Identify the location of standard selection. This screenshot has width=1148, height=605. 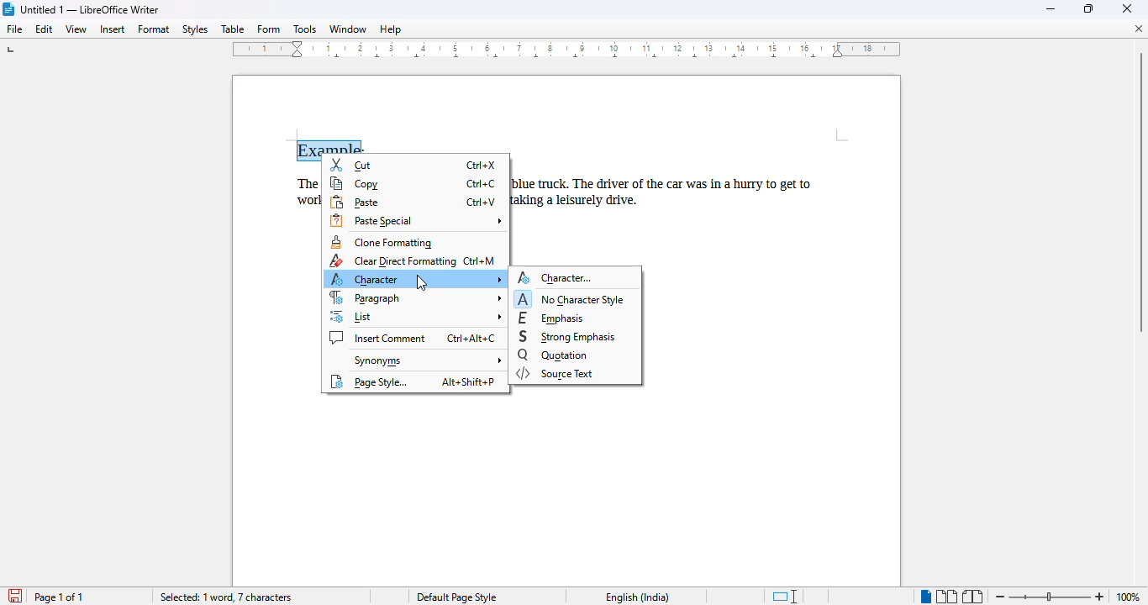
(784, 597).